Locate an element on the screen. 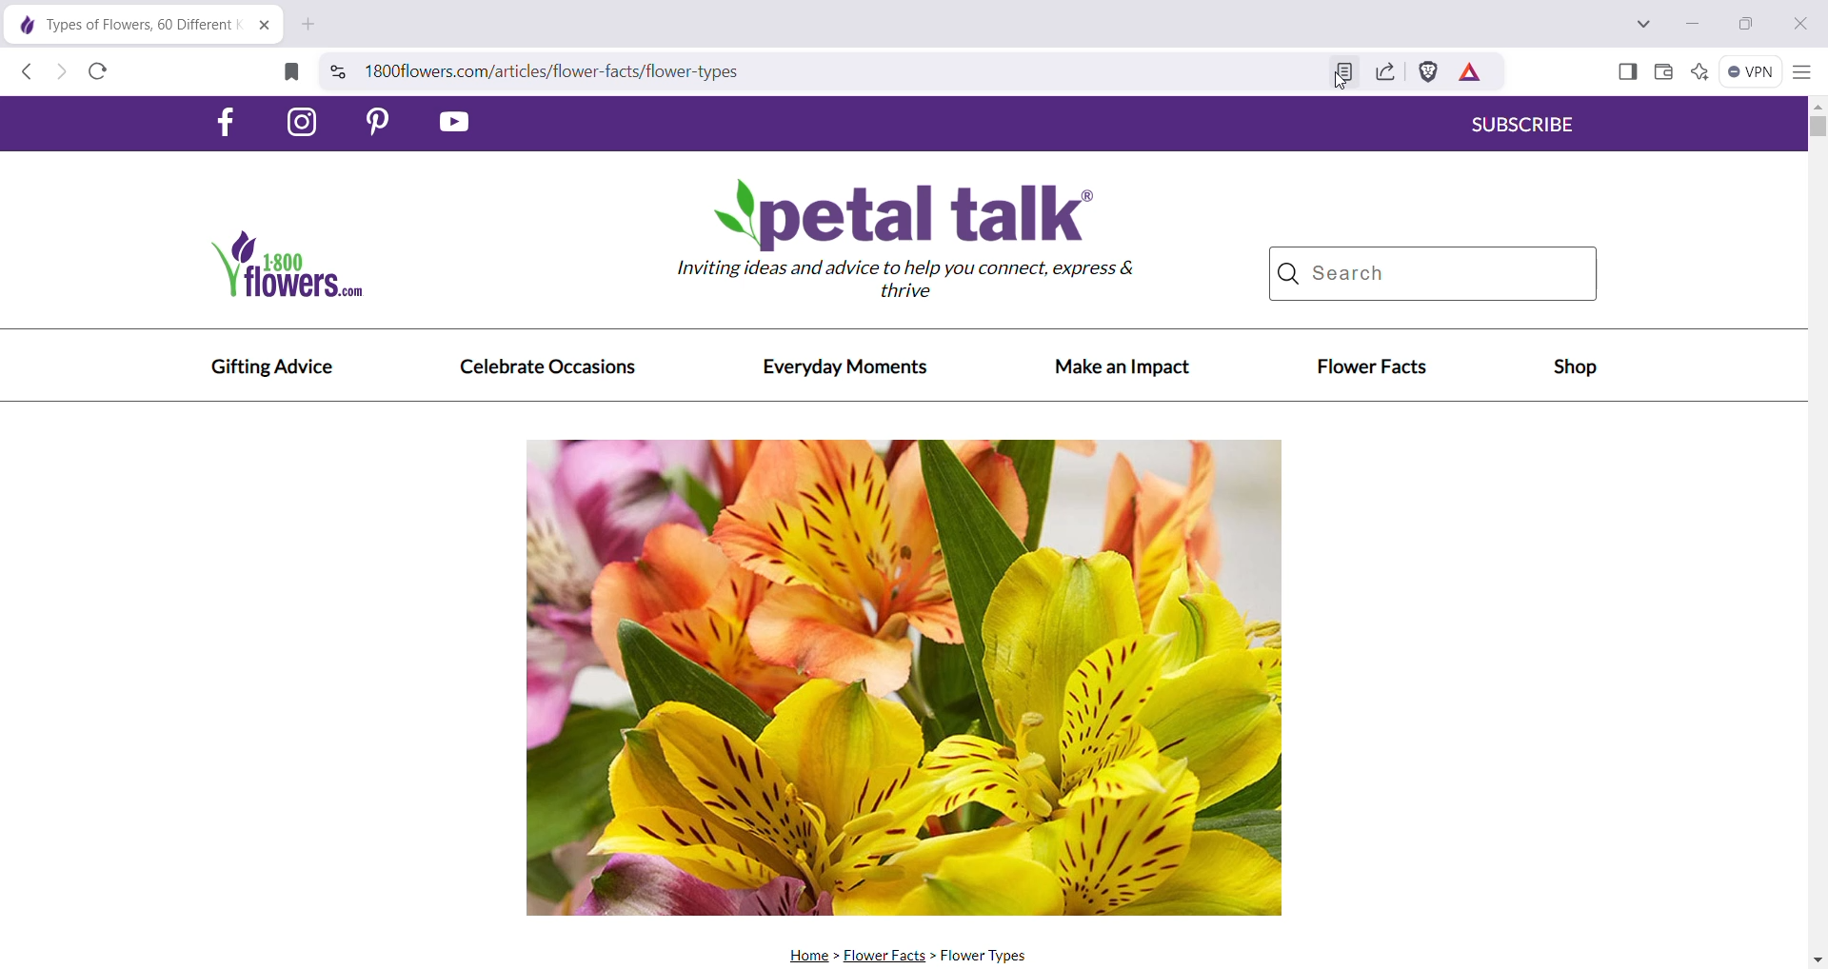 The width and height of the screenshot is (1828, 969). Close is located at coordinates (1797, 25).